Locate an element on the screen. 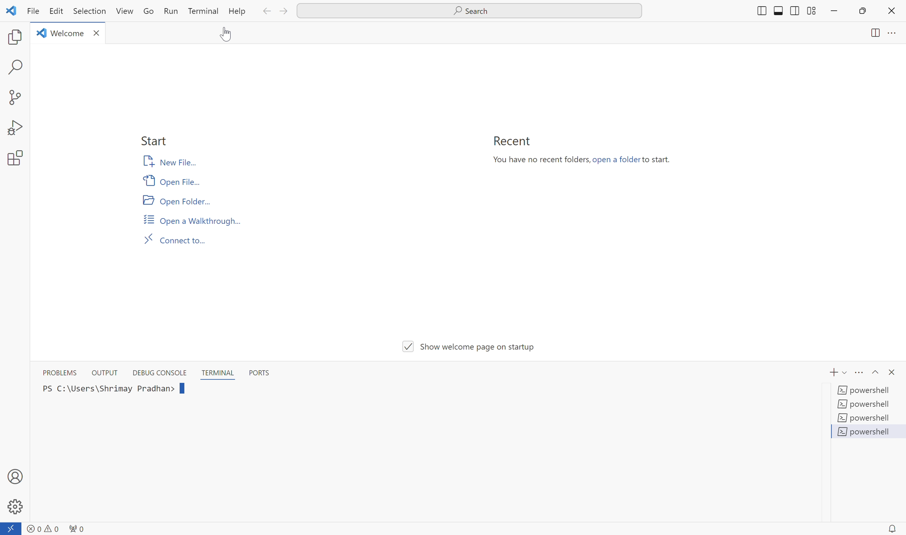 Image resolution: width=906 pixels, height=535 pixels. add terminal is located at coordinates (830, 372).